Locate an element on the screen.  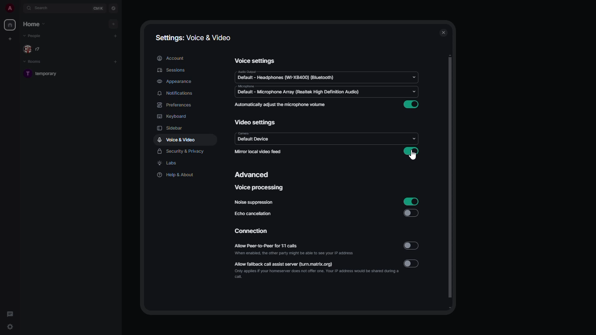
keyboard is located at coordinates (172, 116).